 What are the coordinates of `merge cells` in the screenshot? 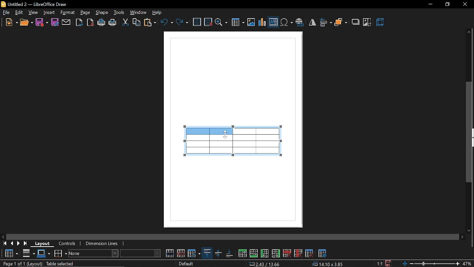 It's located at (170, 253).